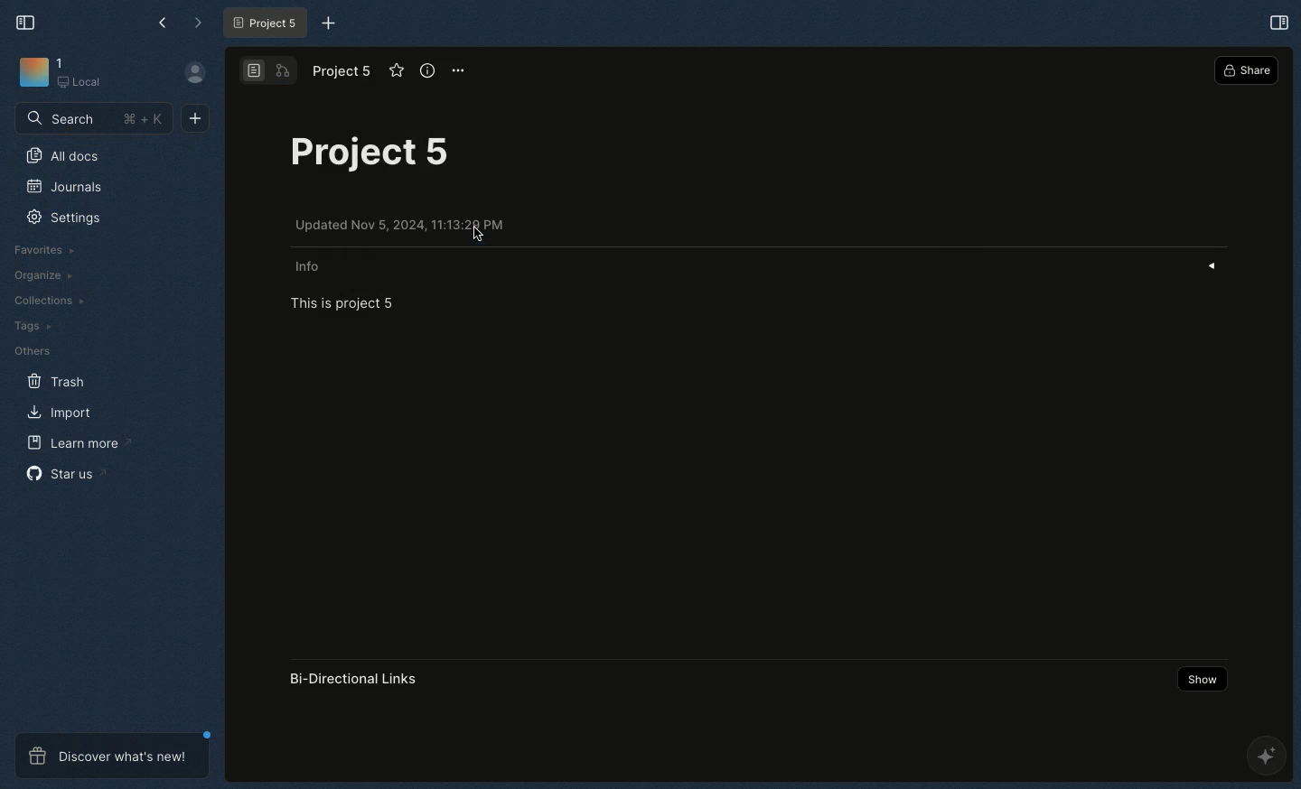 This screenshot has height=789, width=1301. Describe the element at coordinates (34, 325) in the screenshot. I see `Tags` at that location.